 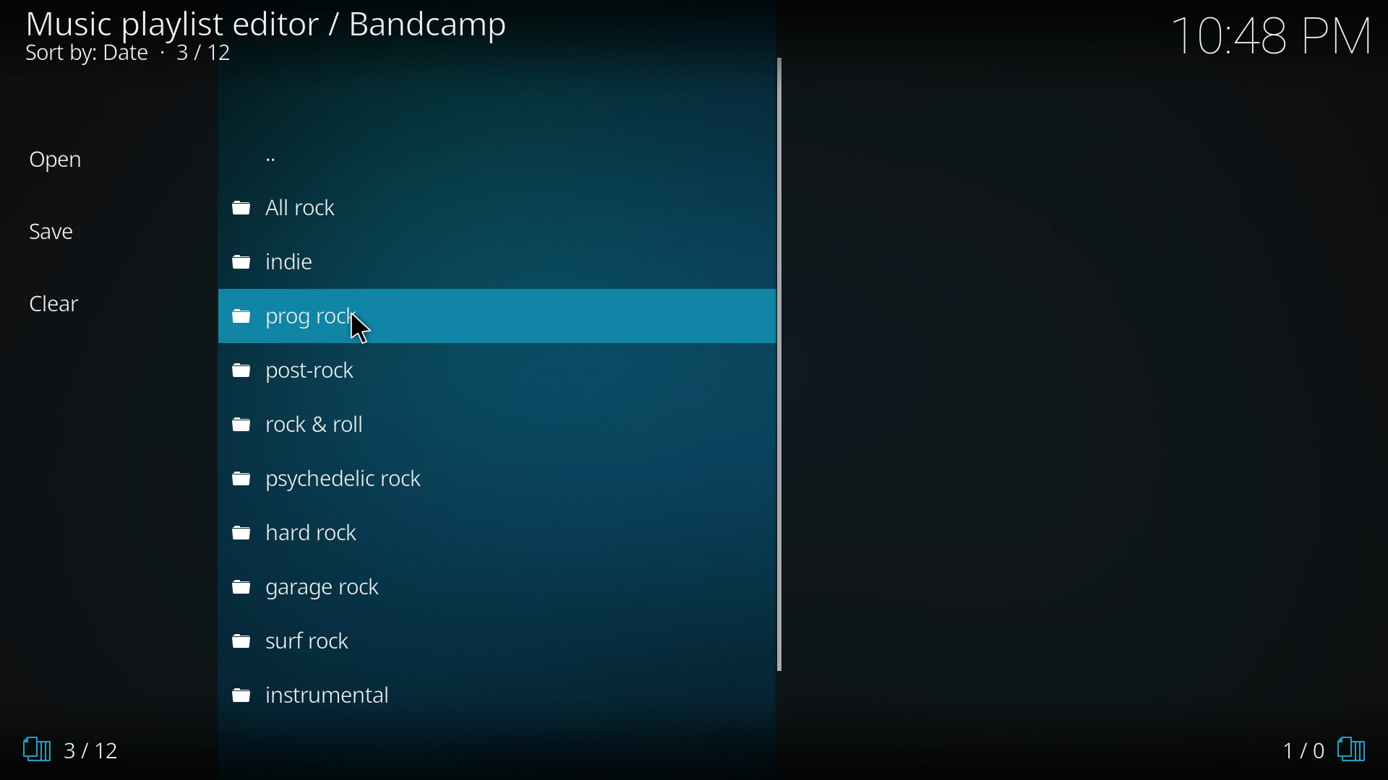 I want to click on scroll bar, so click(x=778, y=364).